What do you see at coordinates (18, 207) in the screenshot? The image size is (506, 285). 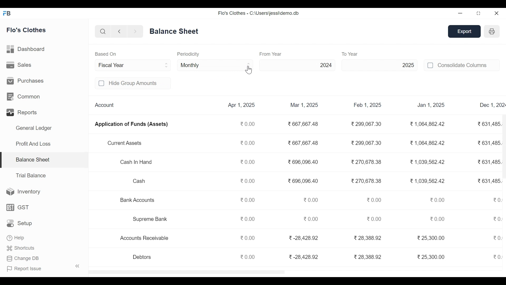 I see `gst` at bounding box center [18, 207].